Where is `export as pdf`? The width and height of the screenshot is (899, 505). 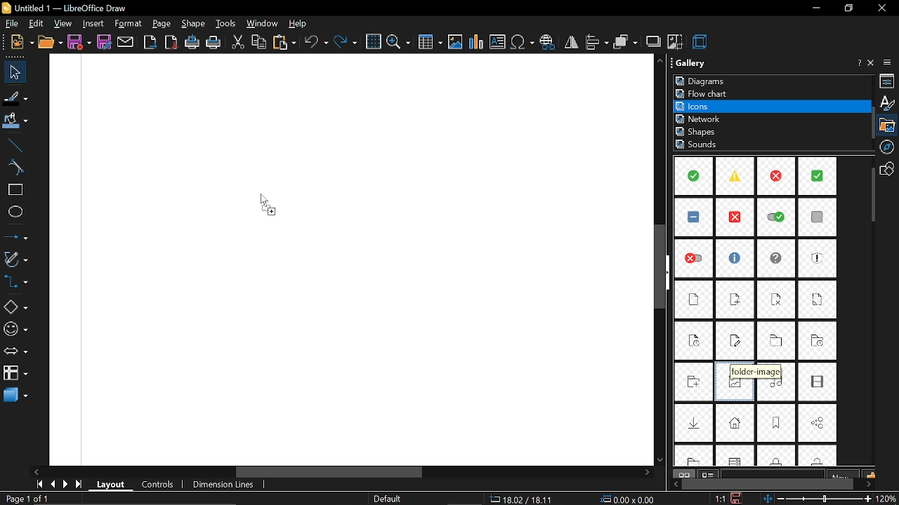
export as pdf is located at coordinates (171, 41).